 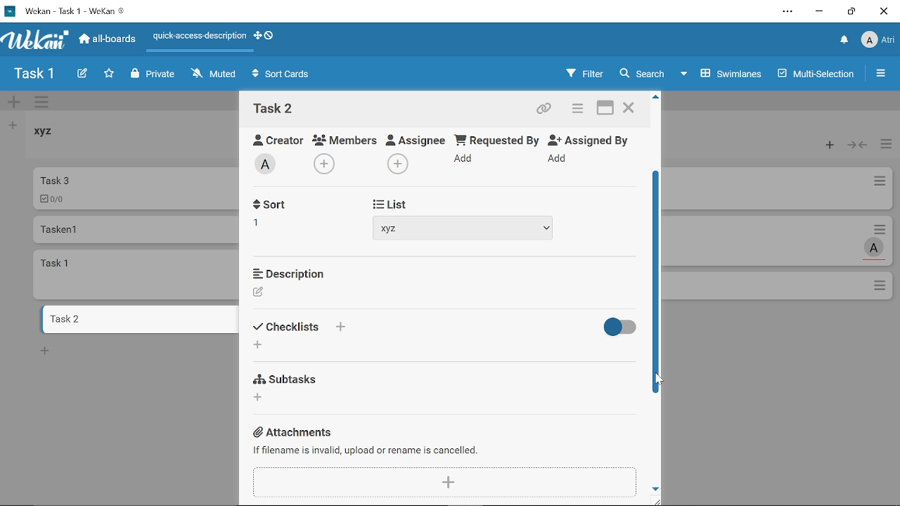 What do you see at coordinates (497, 139) in the screenshot?
I see `Requested By` at bounding box center [497, 139].